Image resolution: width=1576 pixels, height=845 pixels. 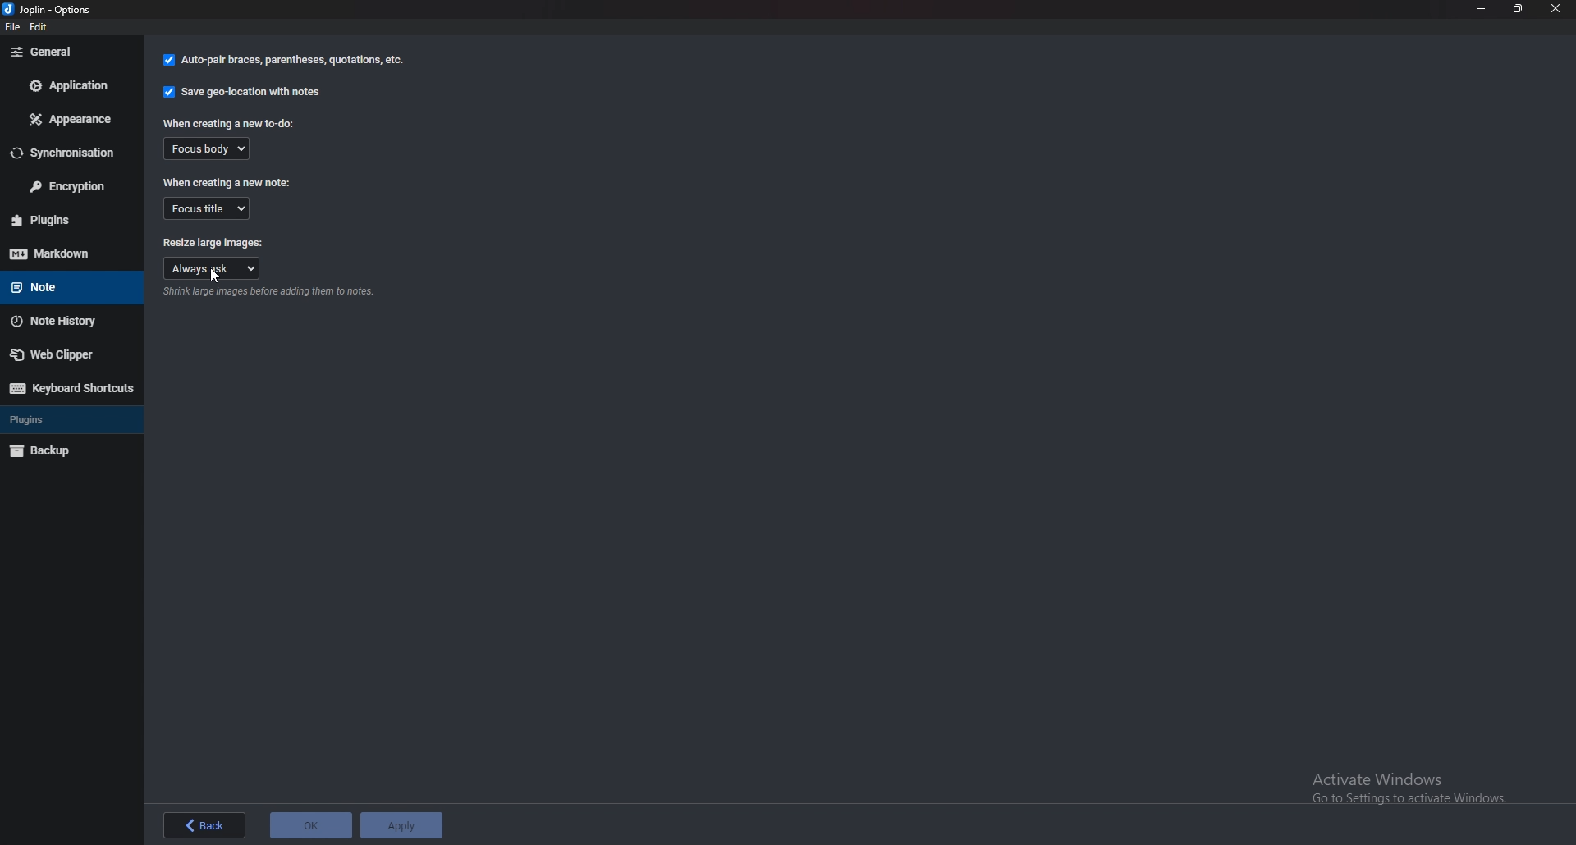 I want to click on apply, so click(x=401, y=824).